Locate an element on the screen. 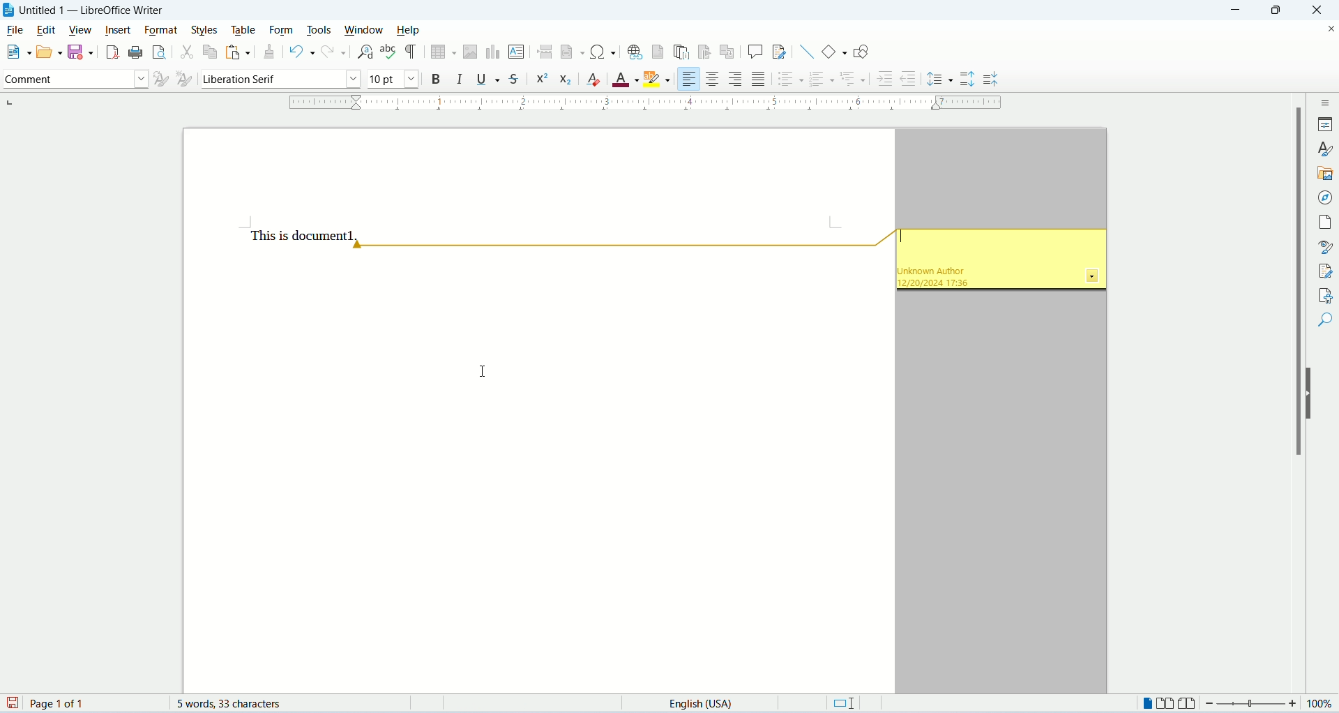  open is located at coordinates (47, 53).